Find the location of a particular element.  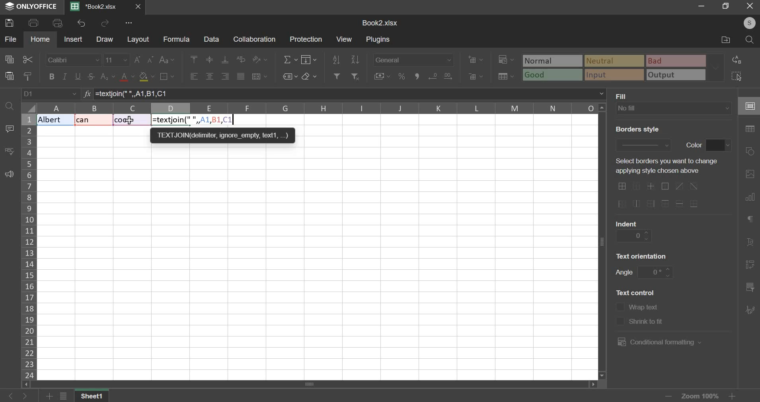

column is located at coordinates (28, 246).